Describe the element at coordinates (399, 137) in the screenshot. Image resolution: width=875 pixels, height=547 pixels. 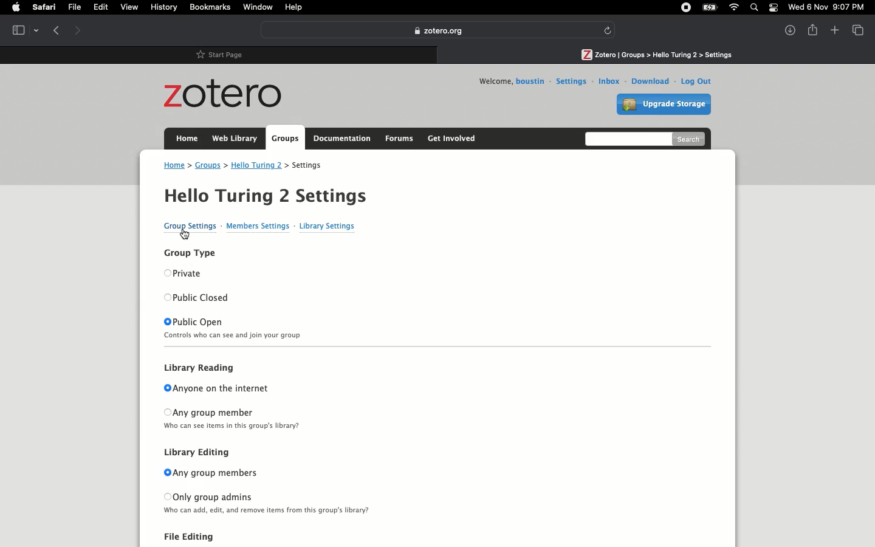
I see `Forums` at that location.